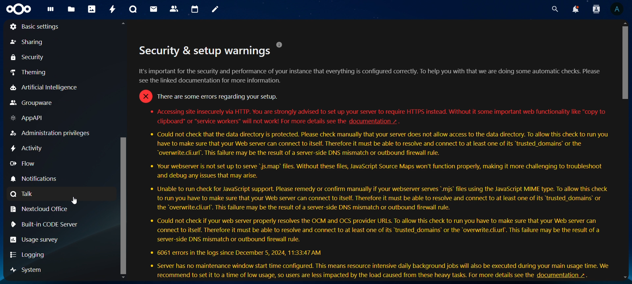  What do you see at coordinates (379, 122) in the screenshot?
I see `documentation` at bounding box center [379, 122].